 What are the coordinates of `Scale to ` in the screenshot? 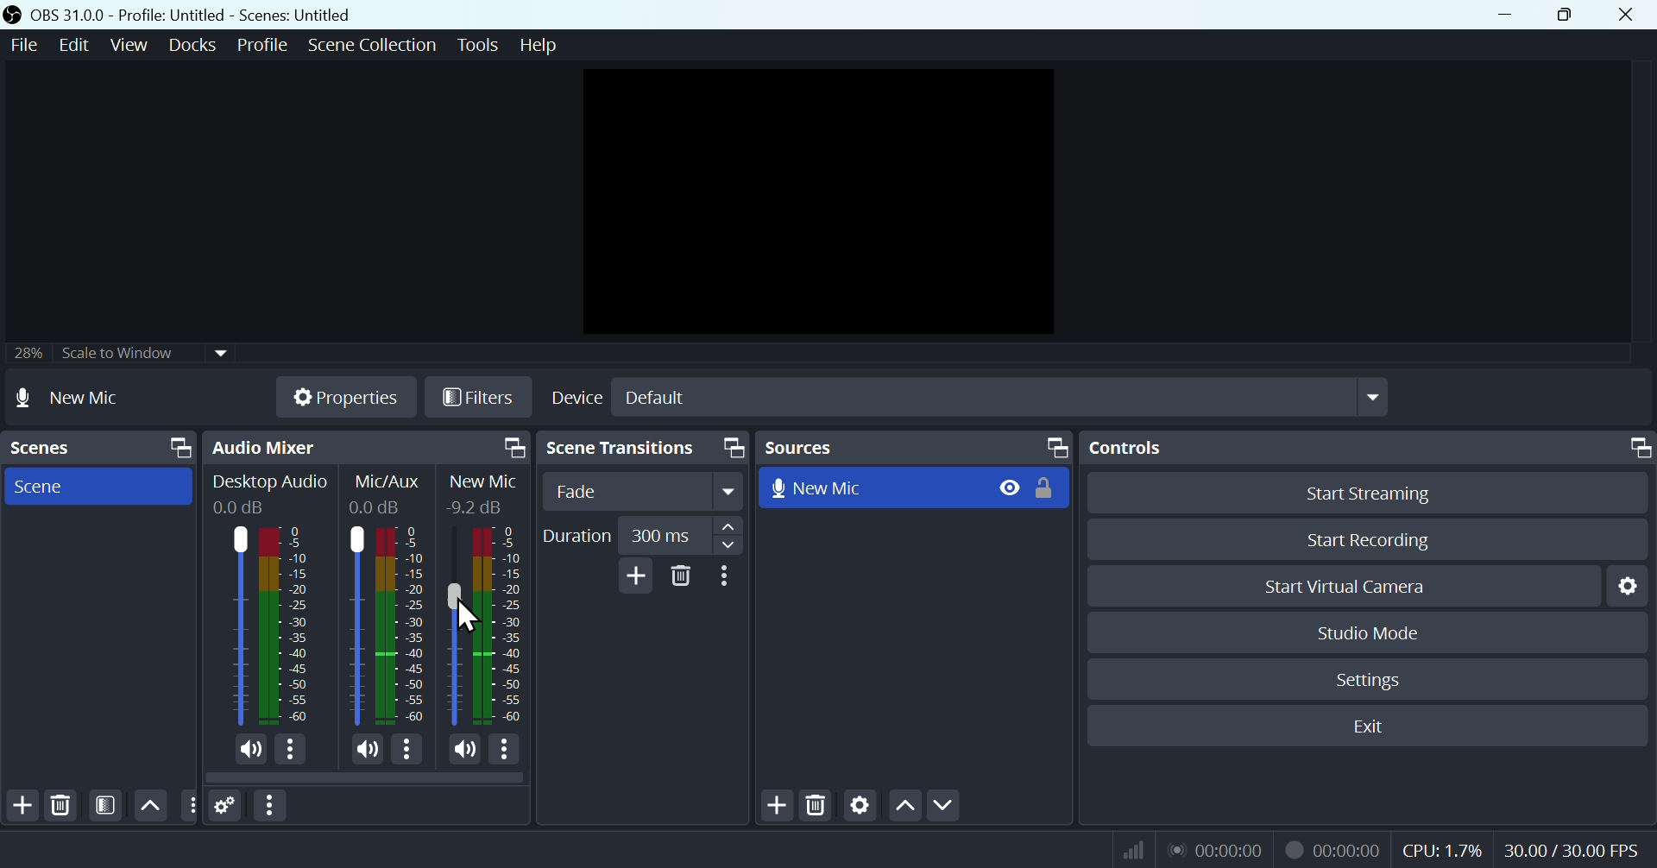 It's located at (113, 355).